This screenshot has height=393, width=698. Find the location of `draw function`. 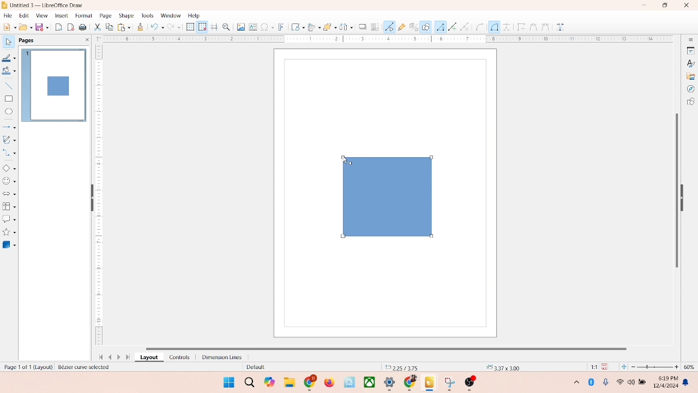

draw function is located at coordinates (426, 26).